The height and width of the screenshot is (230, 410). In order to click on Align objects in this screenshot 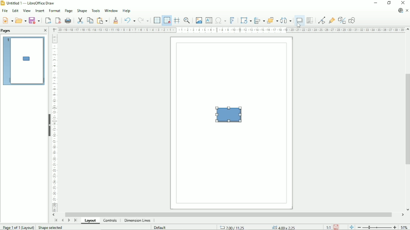, I will do `click(259, 21)`.